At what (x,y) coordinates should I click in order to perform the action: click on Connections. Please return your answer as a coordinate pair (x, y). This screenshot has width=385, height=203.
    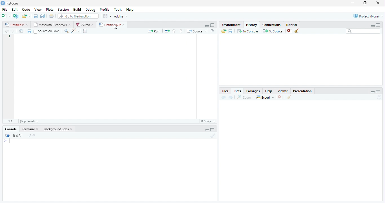
    Looking at the image, I should click on (271, 25).